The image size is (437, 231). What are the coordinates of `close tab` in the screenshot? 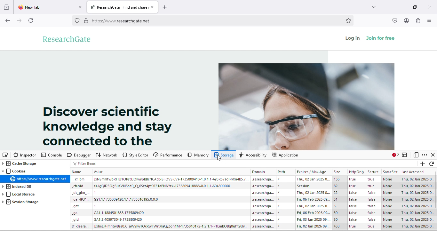 It's located at (153, 7).